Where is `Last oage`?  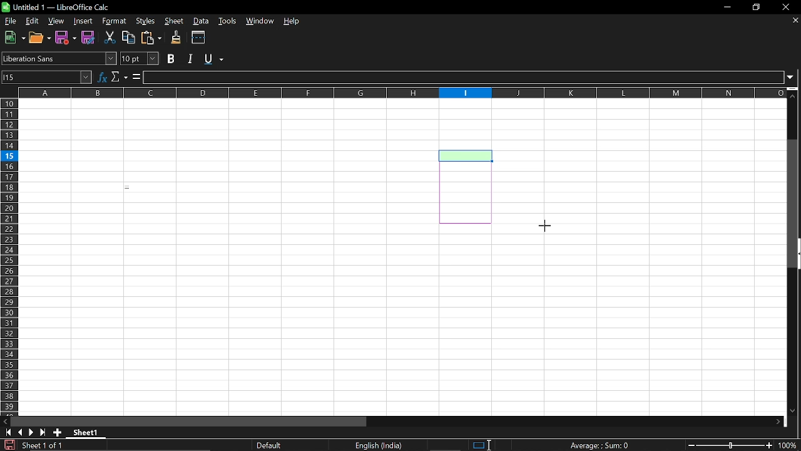 Last oage is located at coordinates (44, 433).